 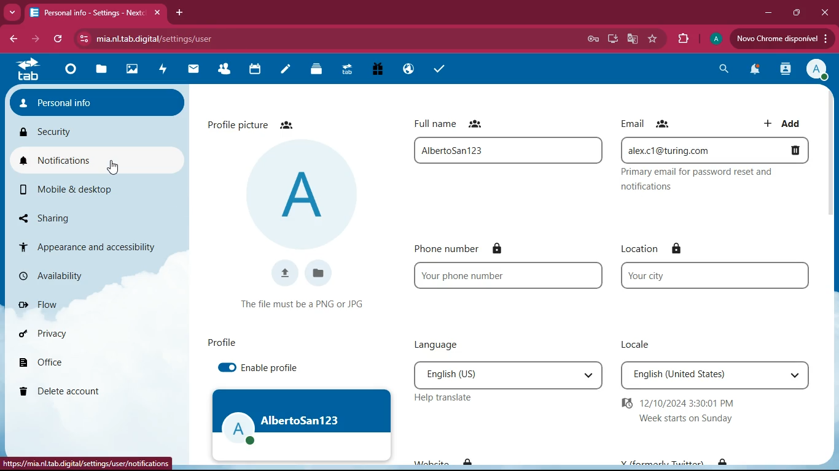 I want to click on friends, so click(x=225, y=70).